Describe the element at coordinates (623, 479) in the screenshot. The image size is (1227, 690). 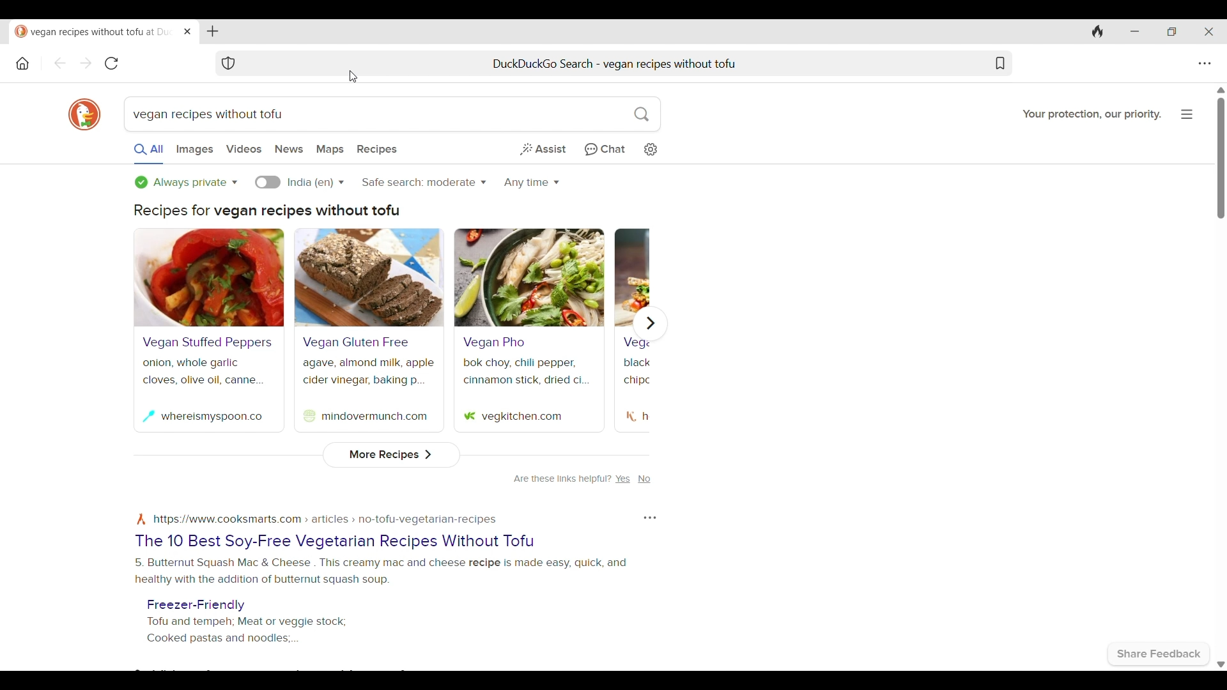
I see `Yes` at that location.